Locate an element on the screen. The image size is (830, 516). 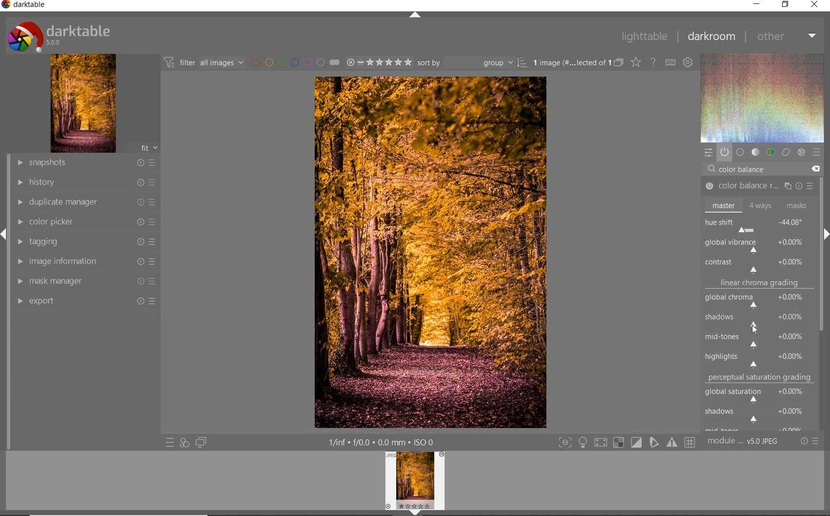
export is located at coordinates (86, 301).